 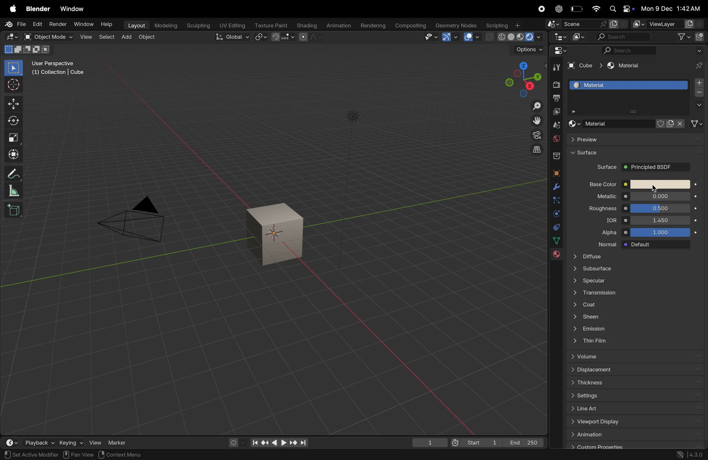 I want to click on add new material, so click(x=672, y=124).